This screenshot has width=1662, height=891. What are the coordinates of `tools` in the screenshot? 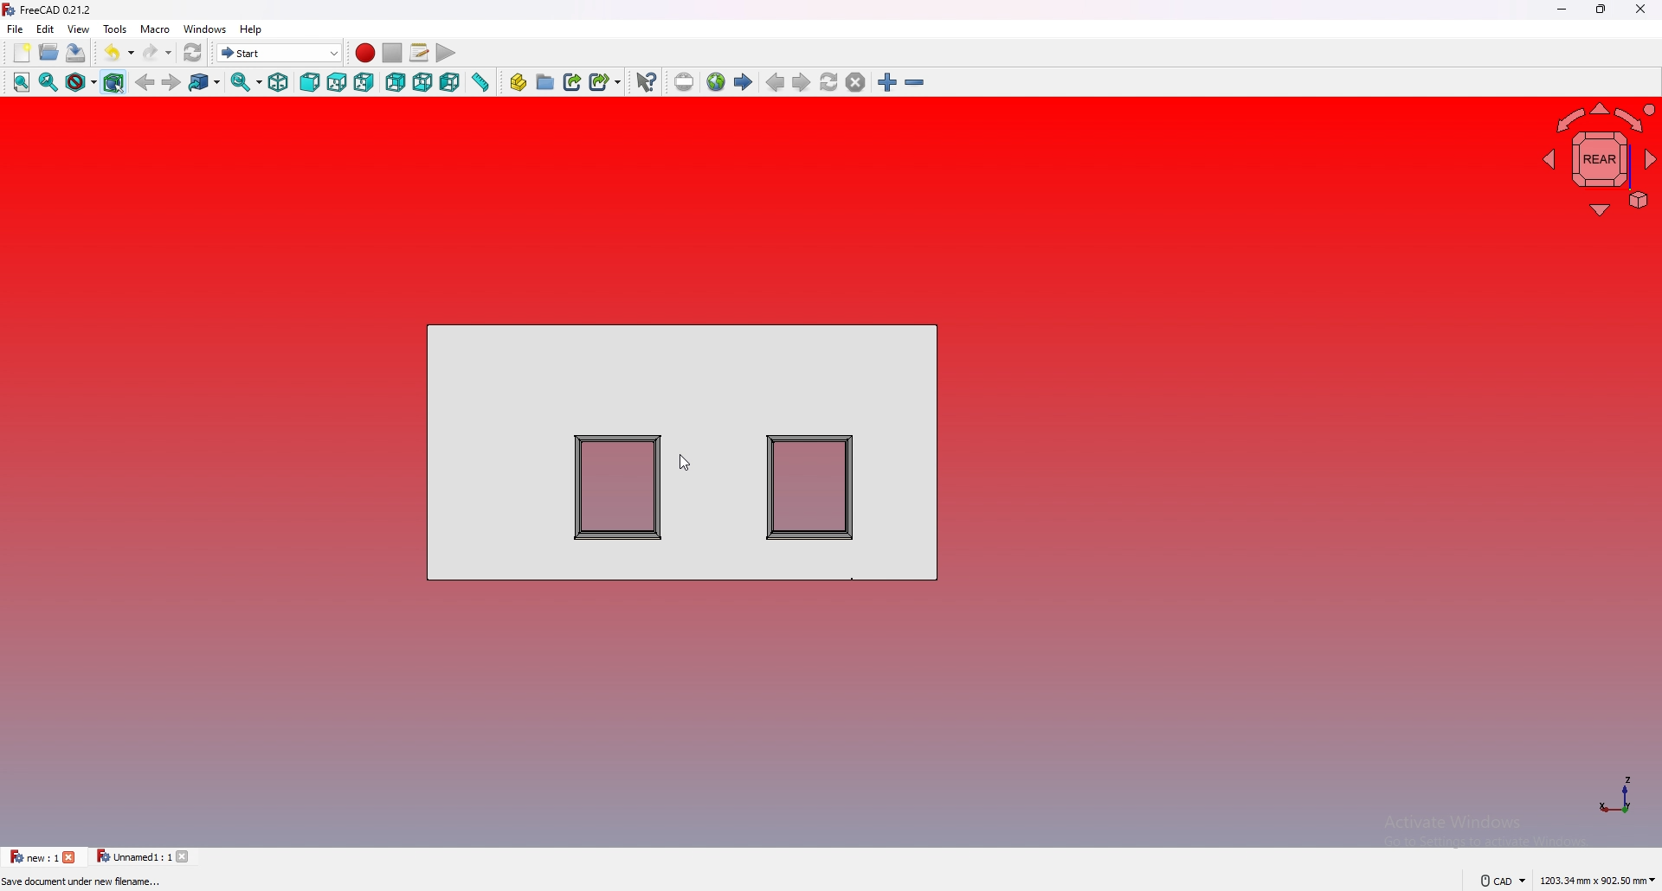 It's located at (114, 28).